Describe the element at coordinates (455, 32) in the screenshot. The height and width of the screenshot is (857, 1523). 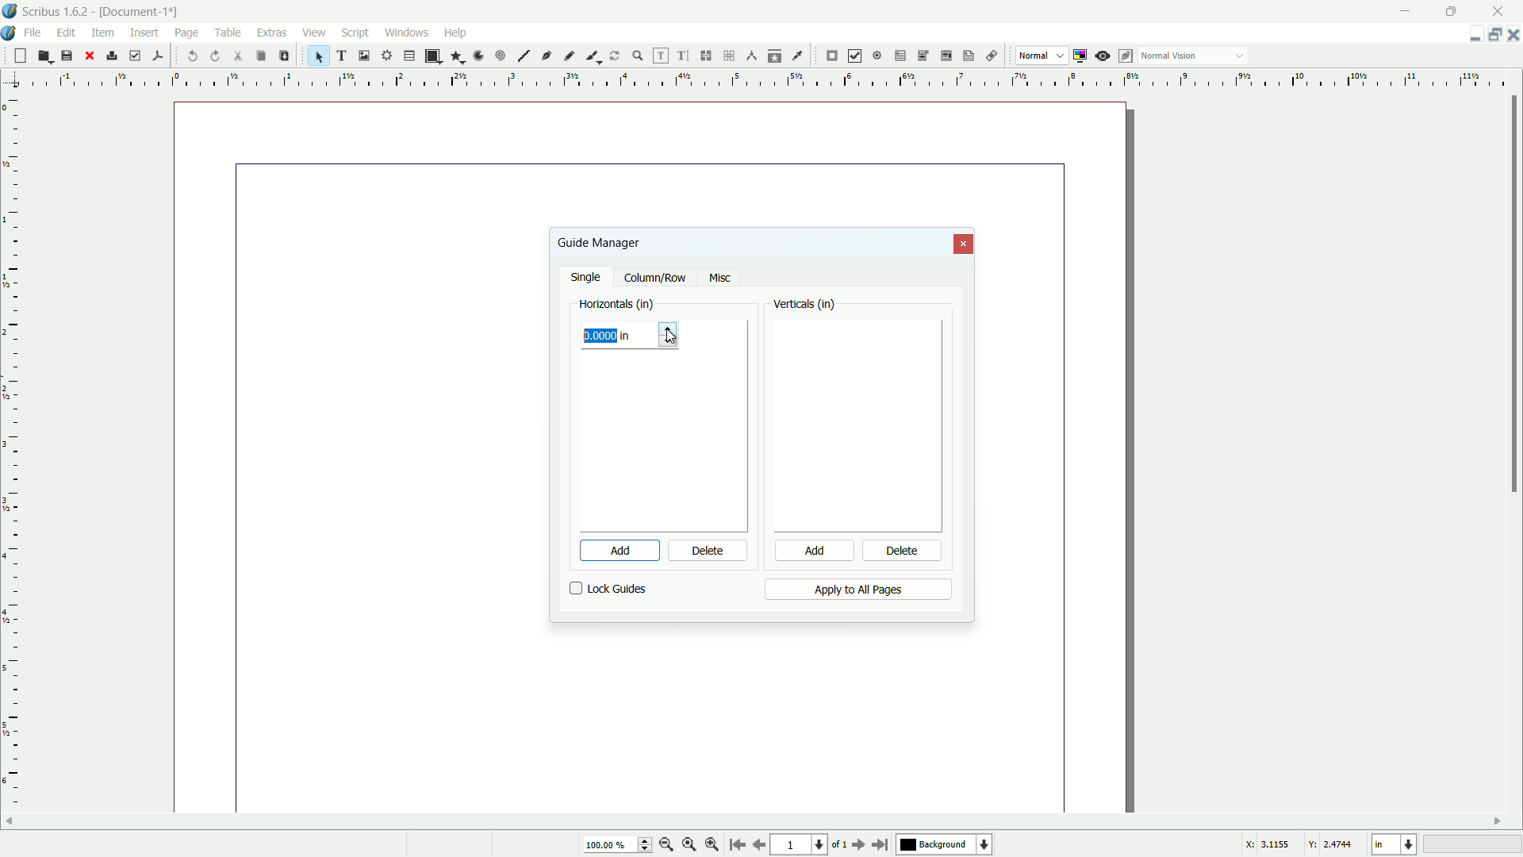
I see `help menu` at that location.